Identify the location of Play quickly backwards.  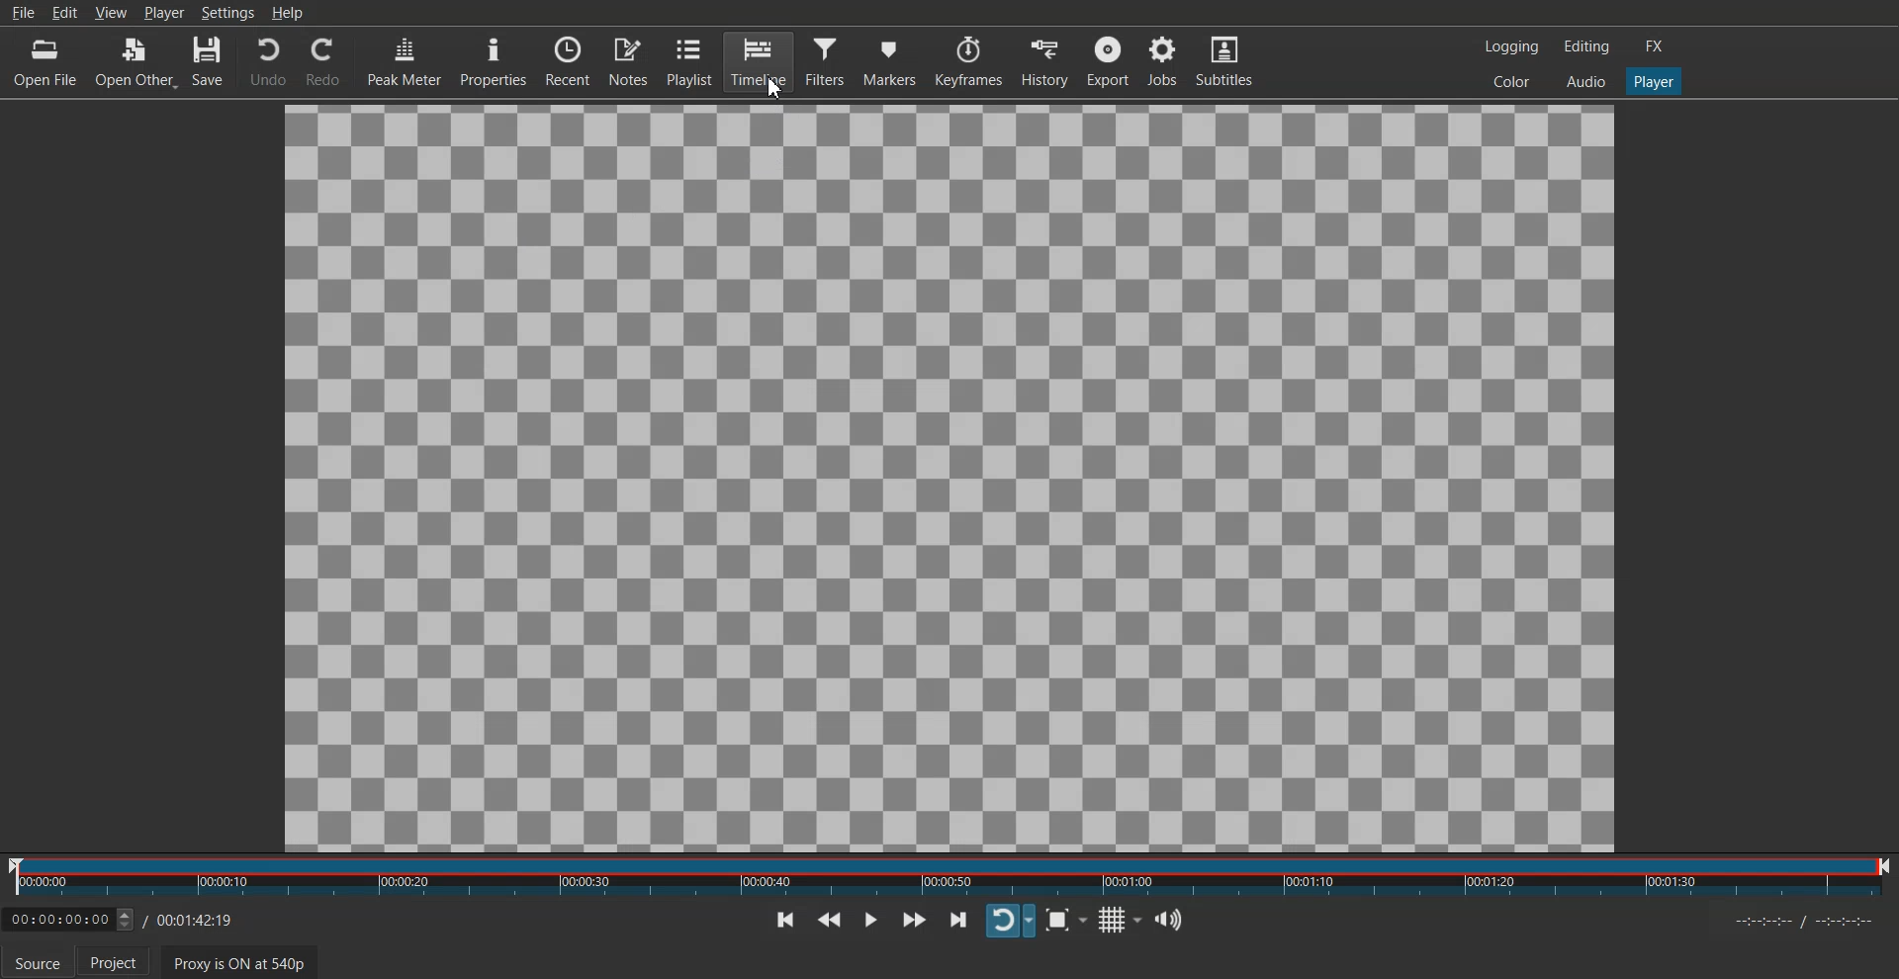
(830, 920).